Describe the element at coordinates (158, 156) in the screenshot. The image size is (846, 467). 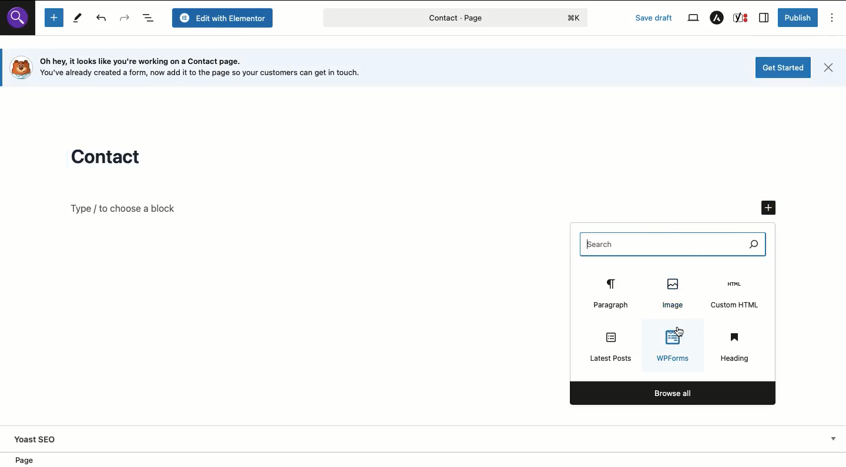
I see `Contact` at that location.